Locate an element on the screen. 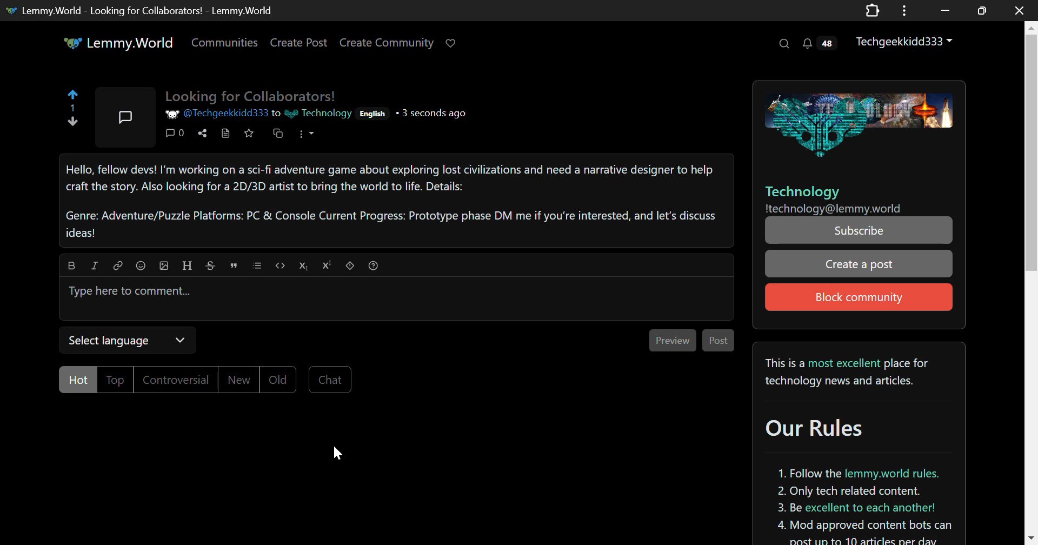  Donate to Lemmy is located at coordinates (452, 44).